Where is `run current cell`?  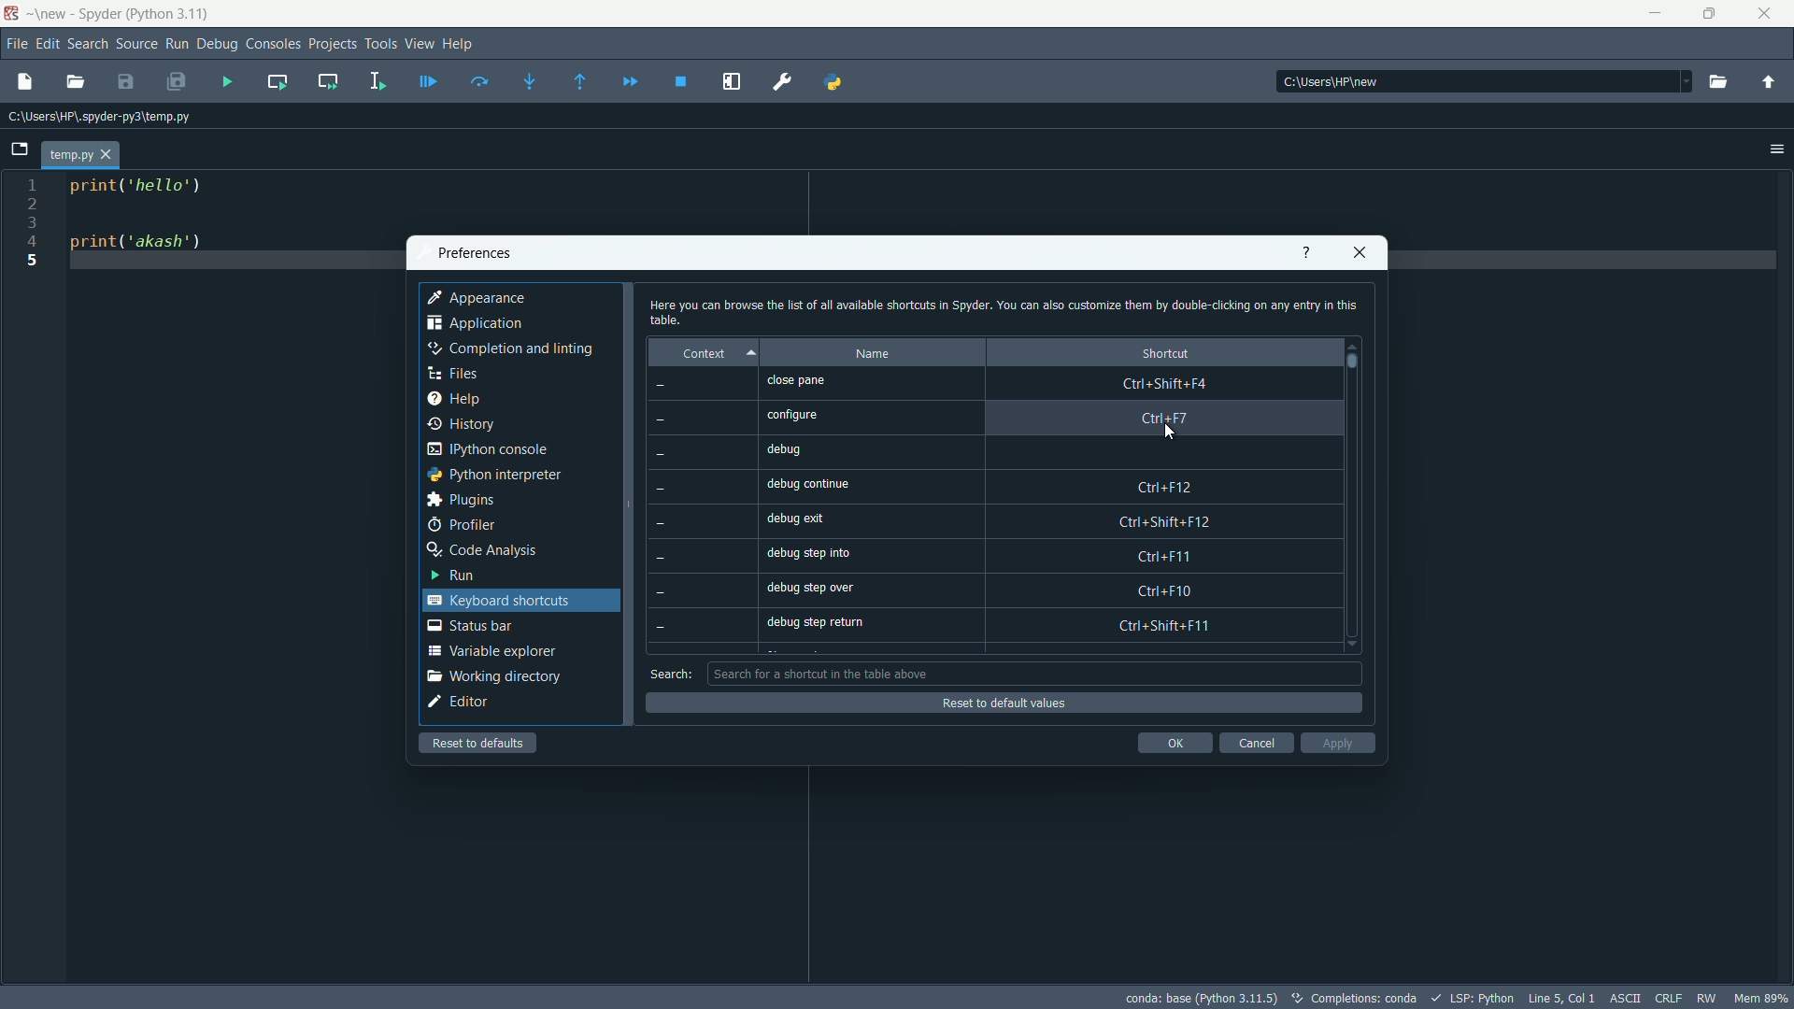
run current cell is located at coordinates (278, 81).